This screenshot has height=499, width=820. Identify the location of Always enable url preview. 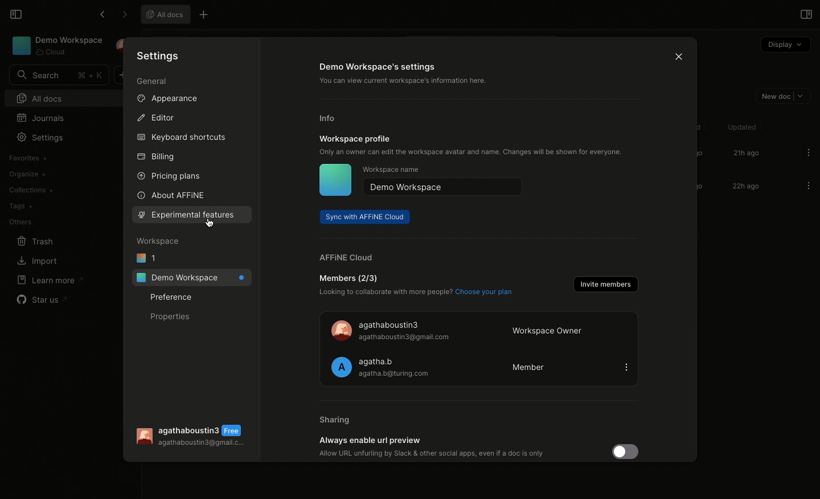
(453, 448).